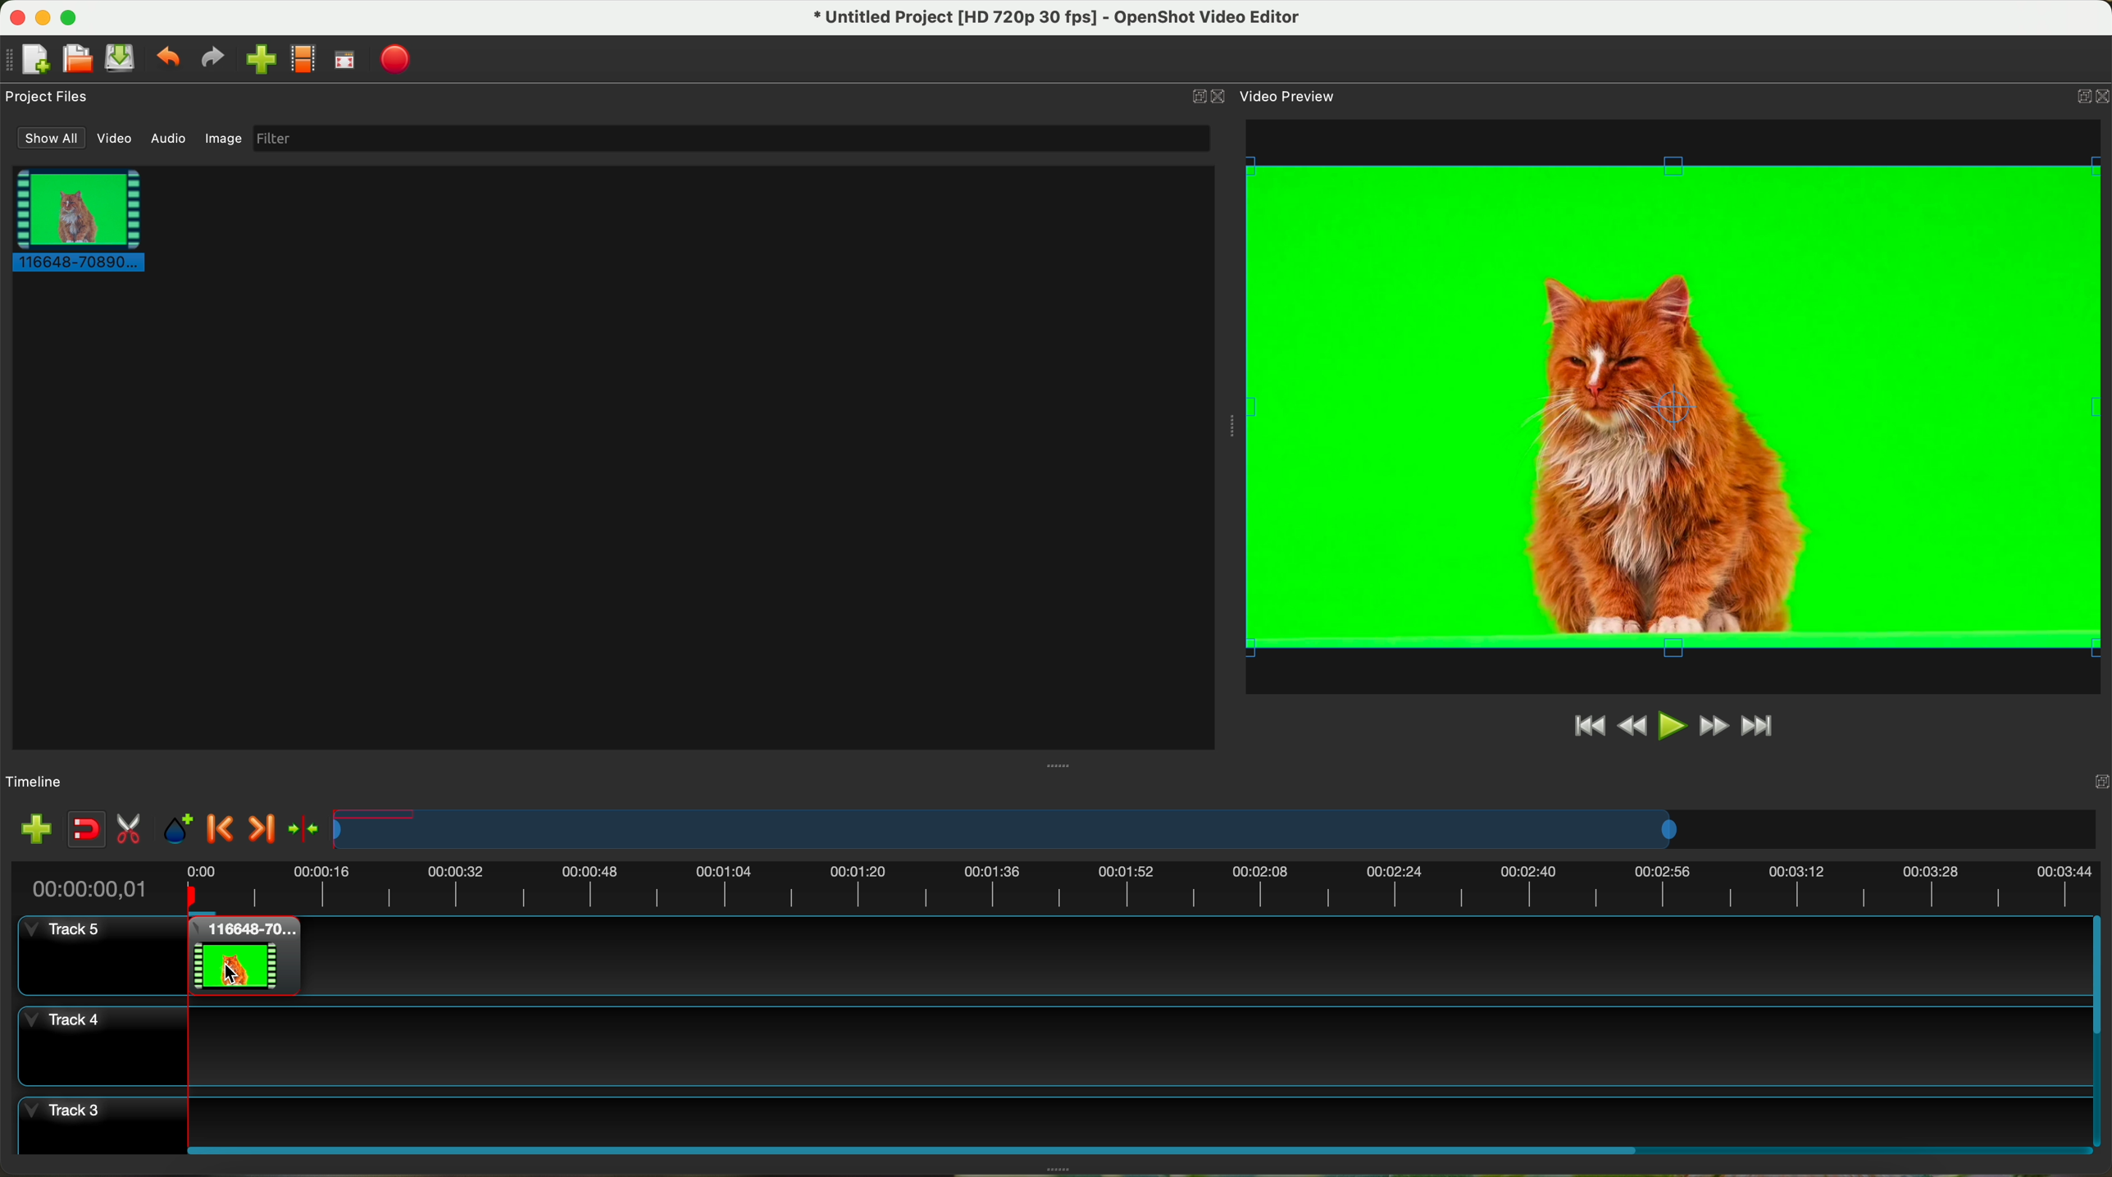 This screenshot has height=1177, width=2112. What do you see at coordinates (121, 58) in the screenshot?
I see `save project` at bounding box center [121, 58].